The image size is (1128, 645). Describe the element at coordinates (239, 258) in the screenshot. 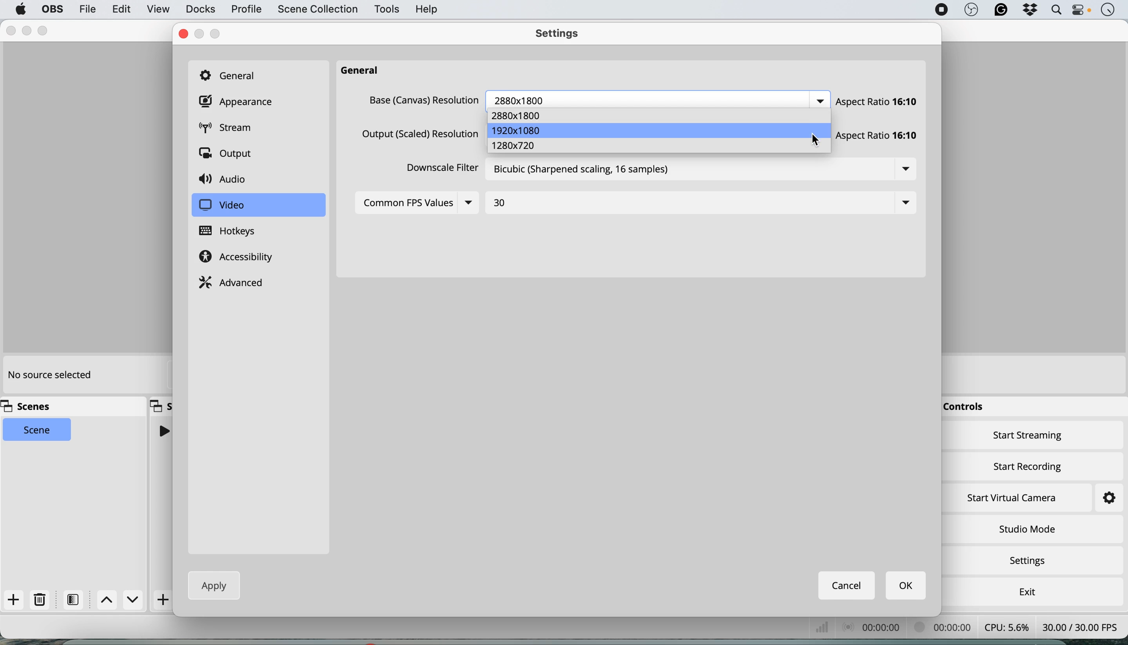

I see `accessibility` at that location.